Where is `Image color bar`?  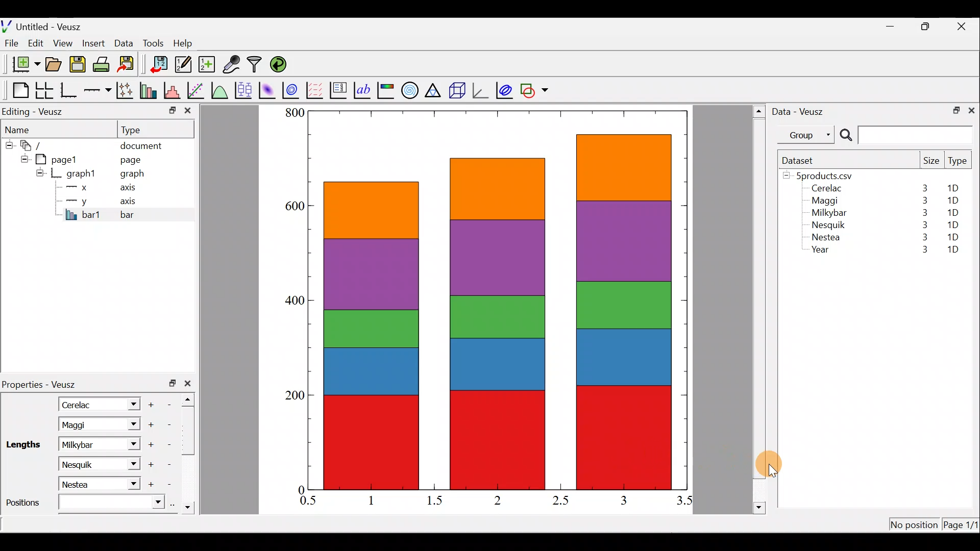 Image color bar is located at coordinates (386, 90).